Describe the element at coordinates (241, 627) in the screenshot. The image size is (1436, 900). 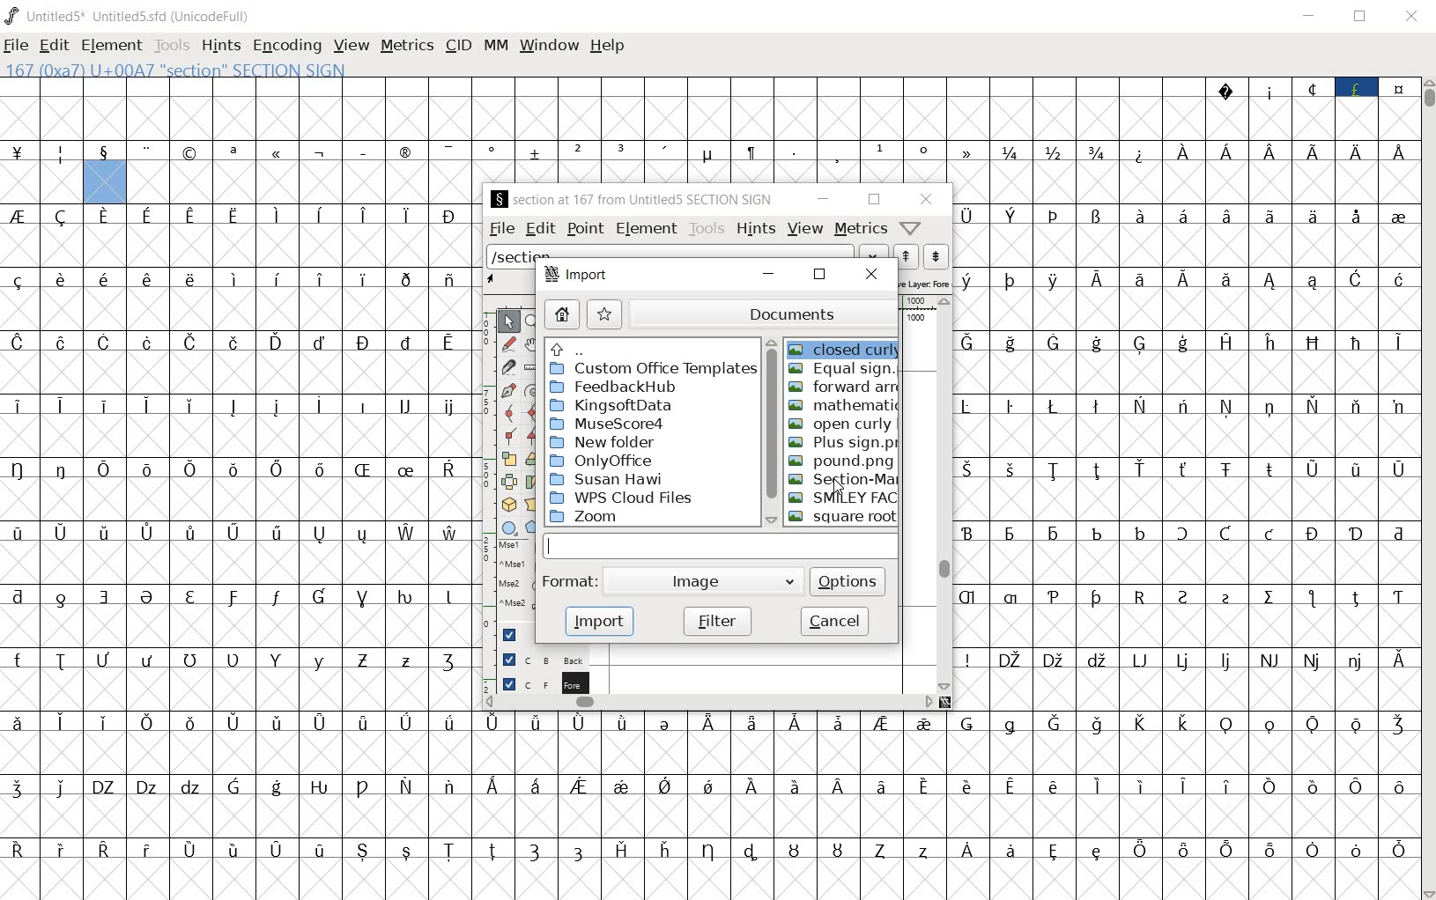
I see `empty cells` at that location.